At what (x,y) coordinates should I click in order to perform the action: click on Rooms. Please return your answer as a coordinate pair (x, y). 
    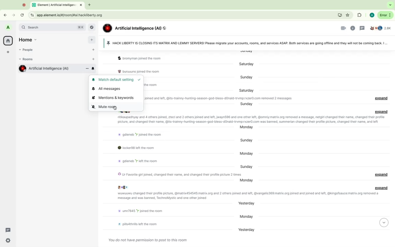
    Looking at the image, I should click on (28, 59).